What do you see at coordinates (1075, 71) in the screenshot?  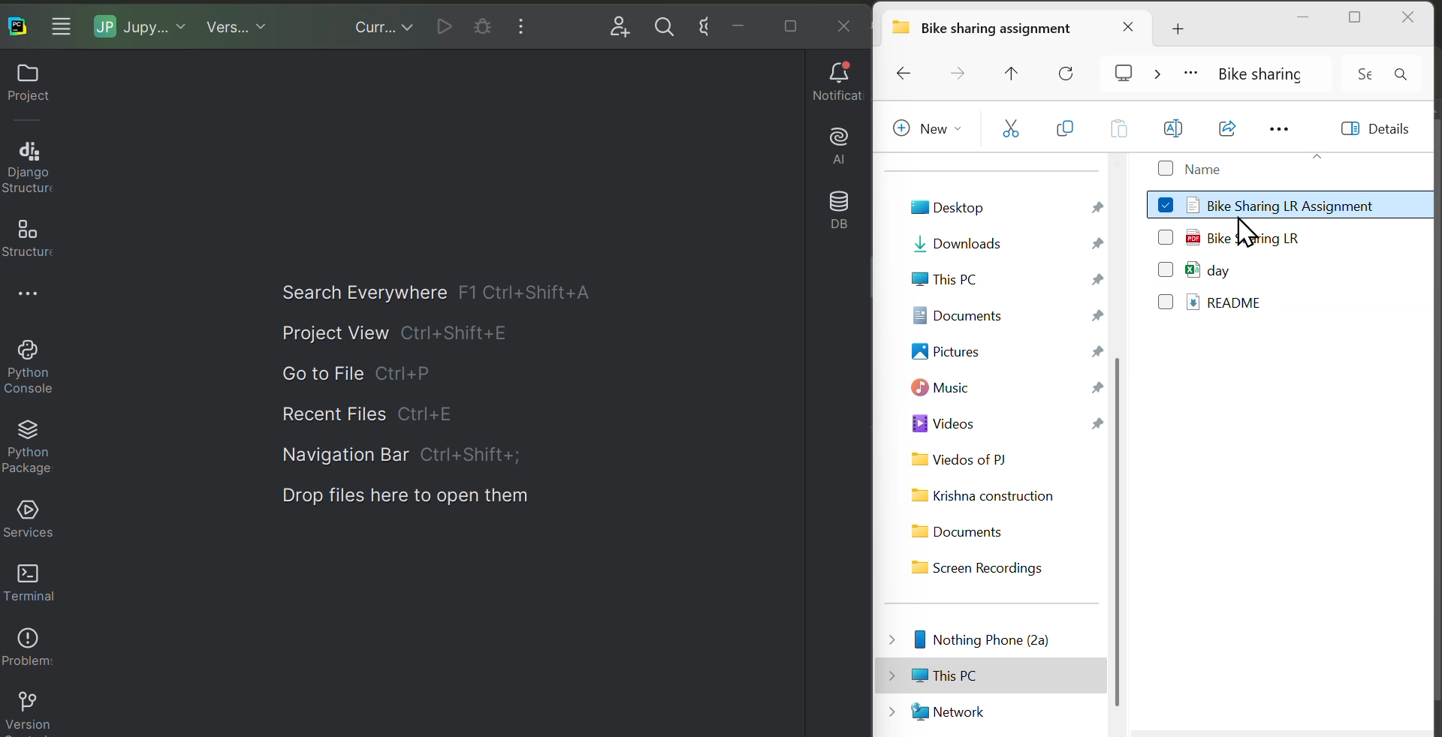 I see `Reload` at bounding box center [1075, 71].